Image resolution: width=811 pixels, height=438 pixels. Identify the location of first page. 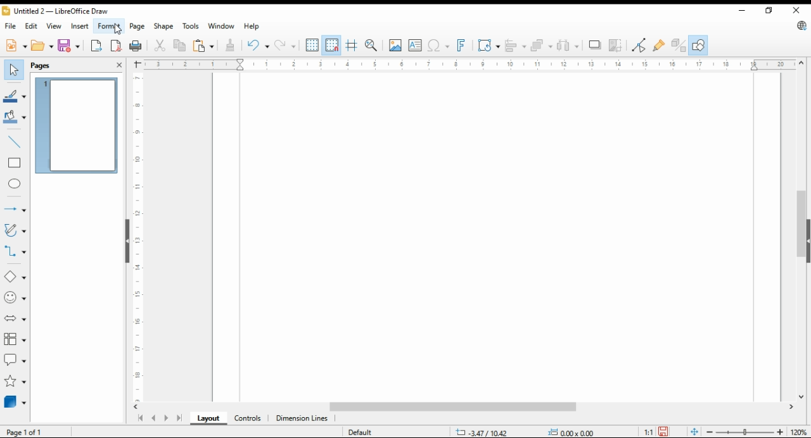
(139, 418).